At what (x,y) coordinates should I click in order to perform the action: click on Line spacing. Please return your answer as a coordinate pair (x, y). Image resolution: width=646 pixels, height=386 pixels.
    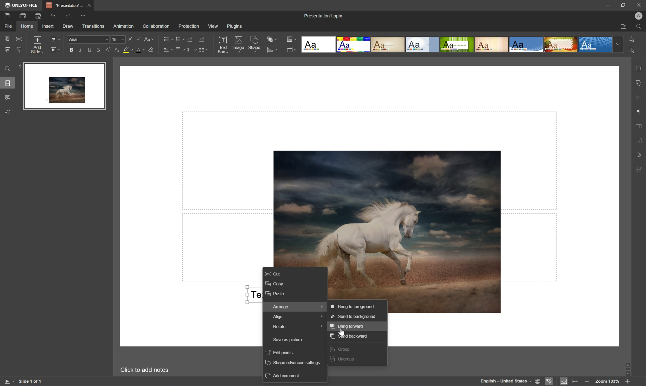
    Looking at the image, I should click on (191, 50).